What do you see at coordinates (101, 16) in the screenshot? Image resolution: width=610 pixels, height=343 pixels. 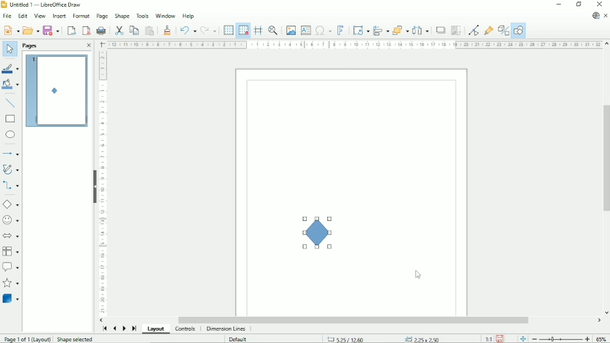 I see `Page` at bounding box center [101, 16].